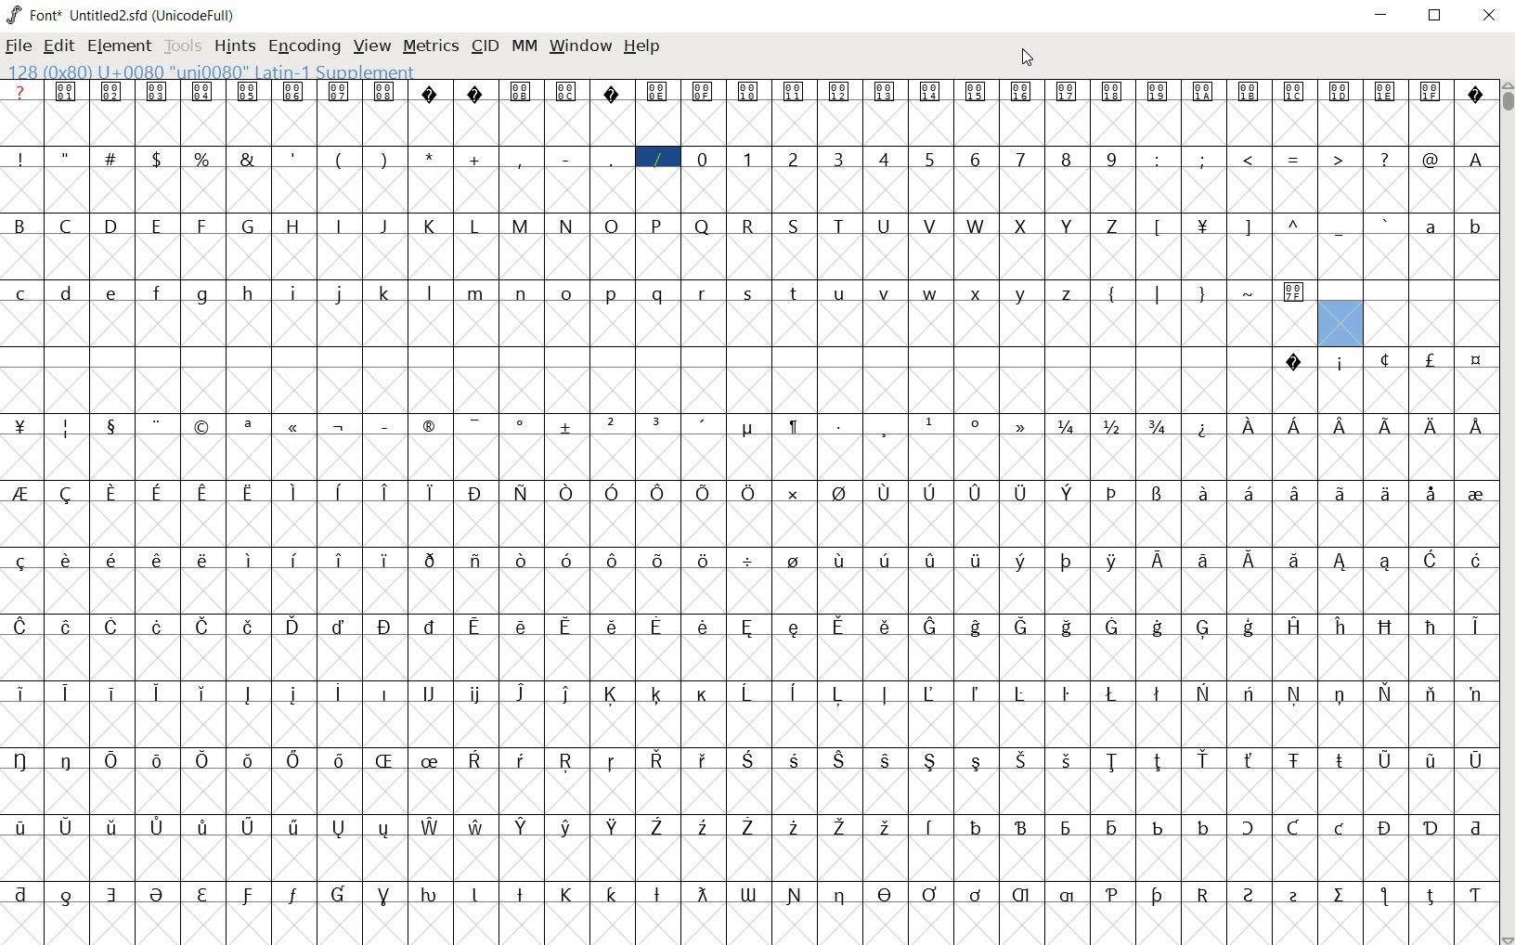  Describe the element at coordinates (249, 761) in the screenshot. I see `glyph` at that location.